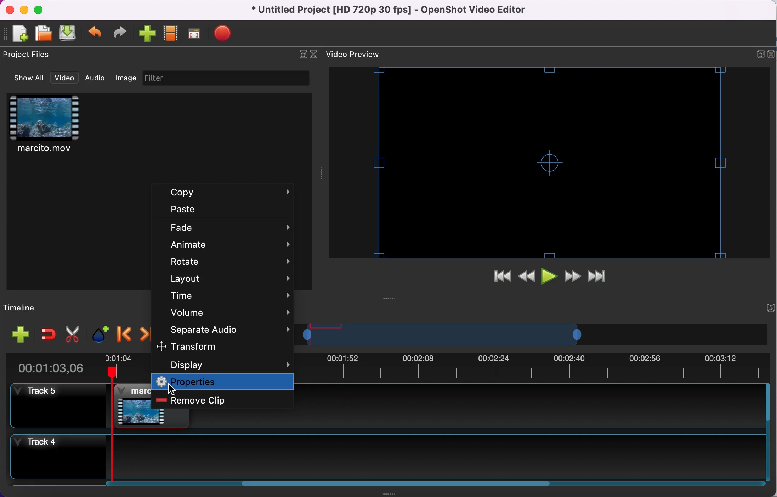 The height and width of the screenshot is (497, 777). Describe the element at coordinates (96, 34) in the screenshot. I see `undo` at that location.